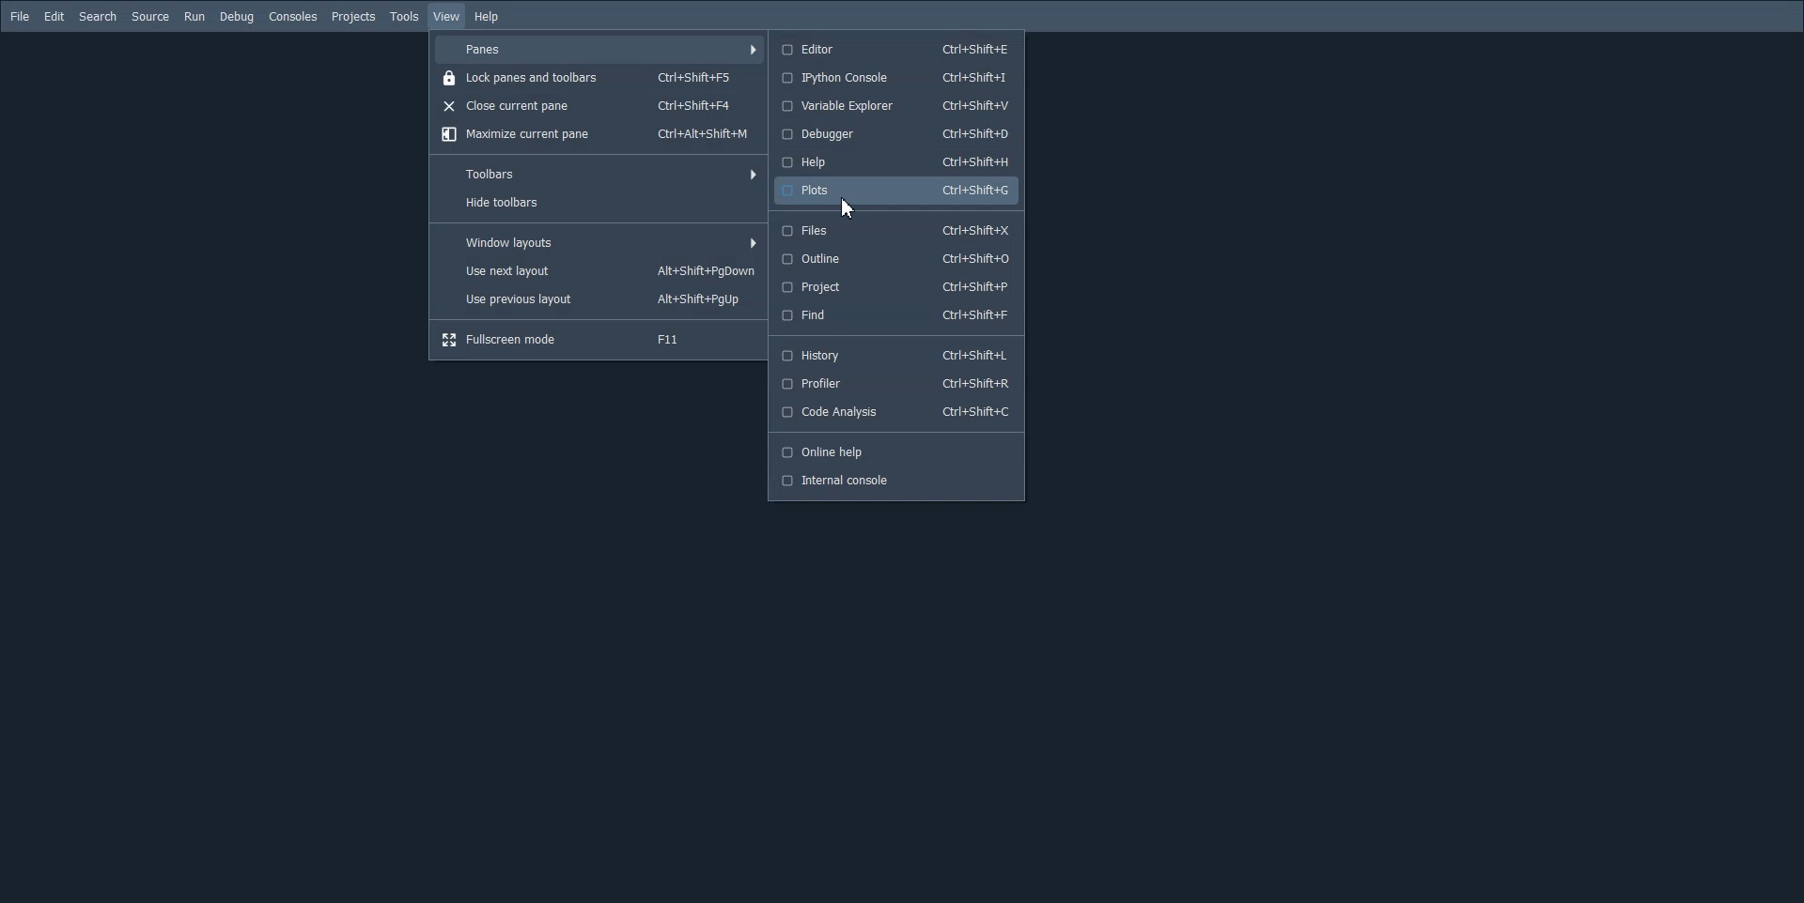 The width and height of the screenshot is (1804, 903). What do you see at coordinates (896, 47) in the screenshot?
I see `Editor` at bounding box center [896, 47].